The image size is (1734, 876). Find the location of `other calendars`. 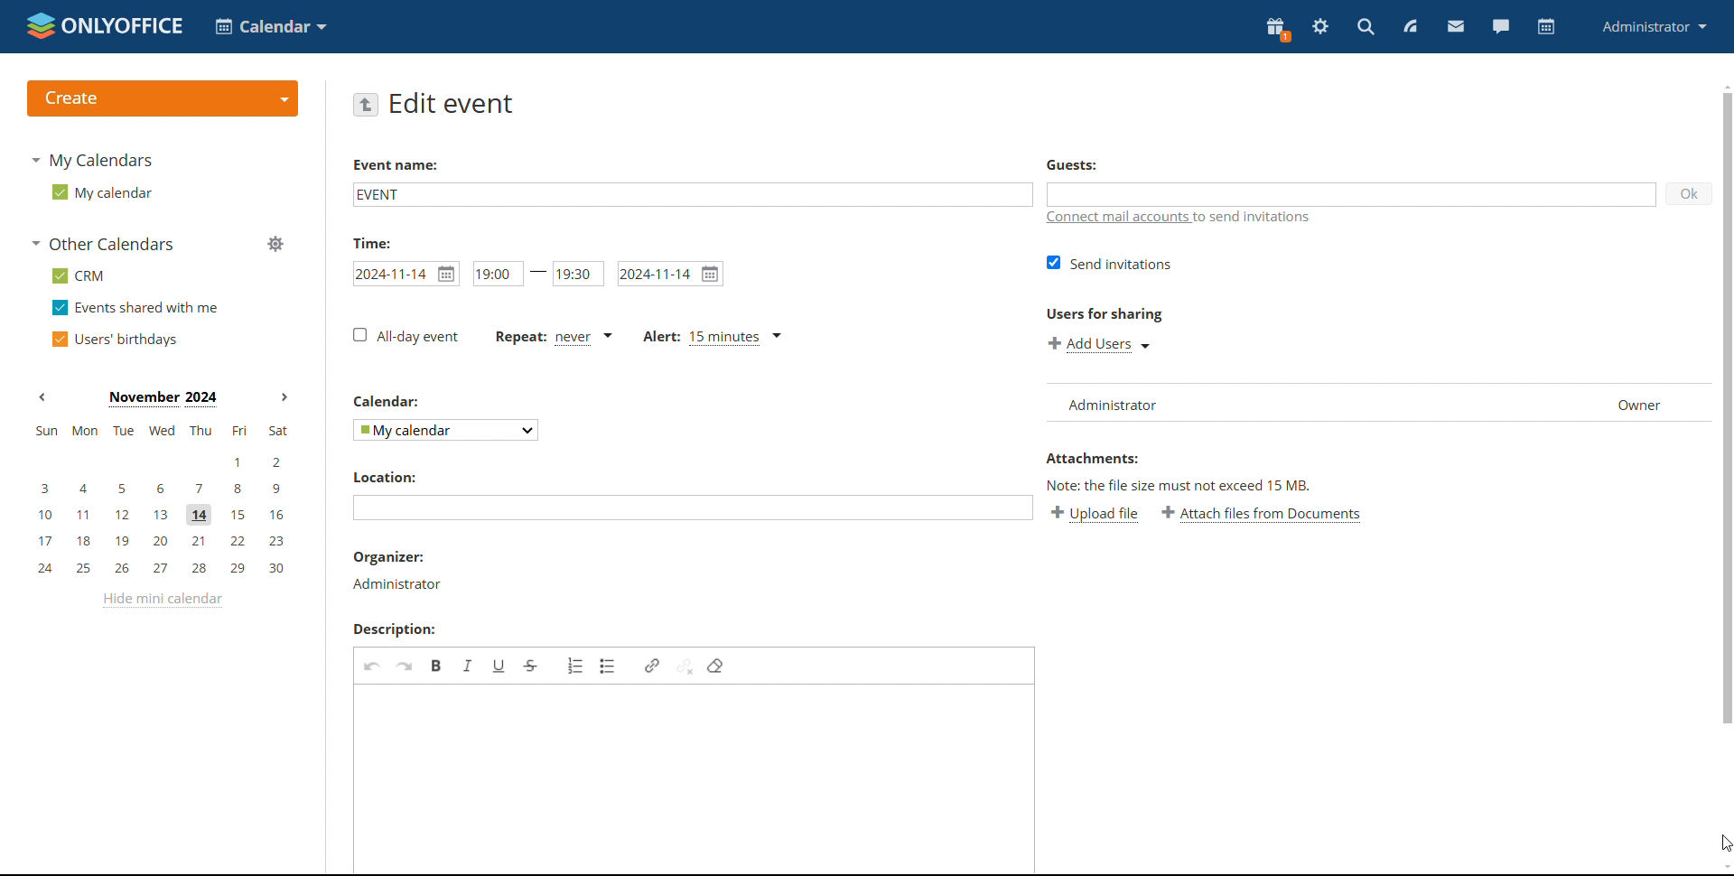

other calendars is located at coordinates (103, 244).